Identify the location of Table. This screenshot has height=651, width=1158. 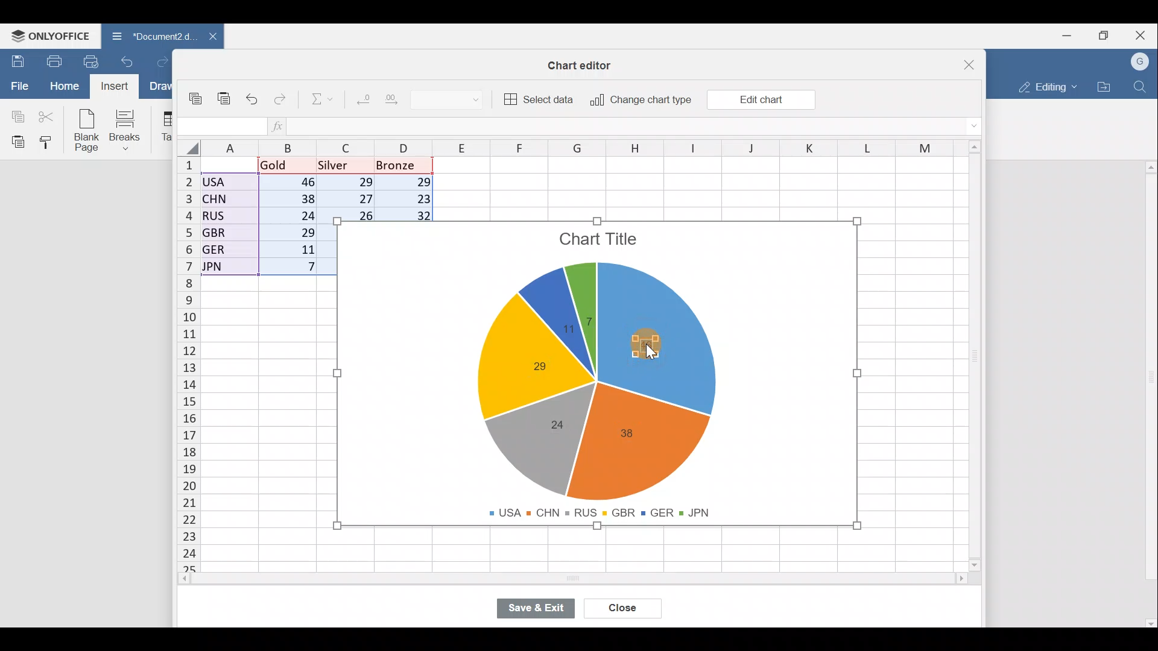
(163, 127).